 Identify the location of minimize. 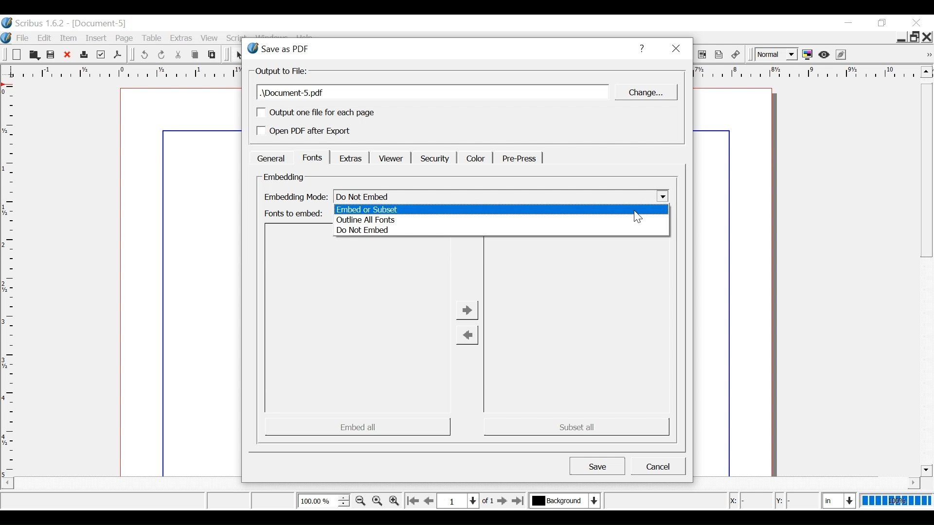
(900, 38).